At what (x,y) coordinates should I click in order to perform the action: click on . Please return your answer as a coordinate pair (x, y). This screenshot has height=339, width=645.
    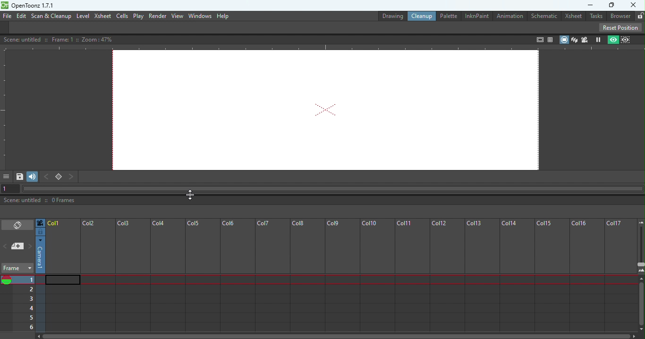
    Looking at the image, I should click on (7, 177).